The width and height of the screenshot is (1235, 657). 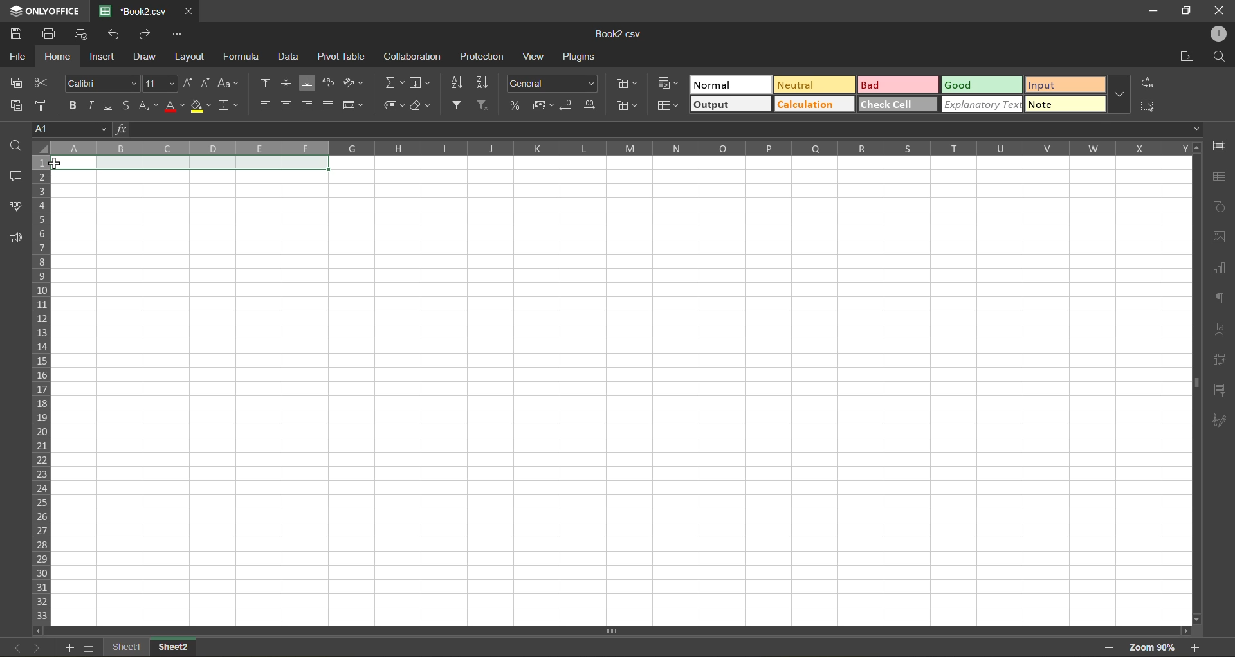 I want to click on underline, so click(x=109, y=107).